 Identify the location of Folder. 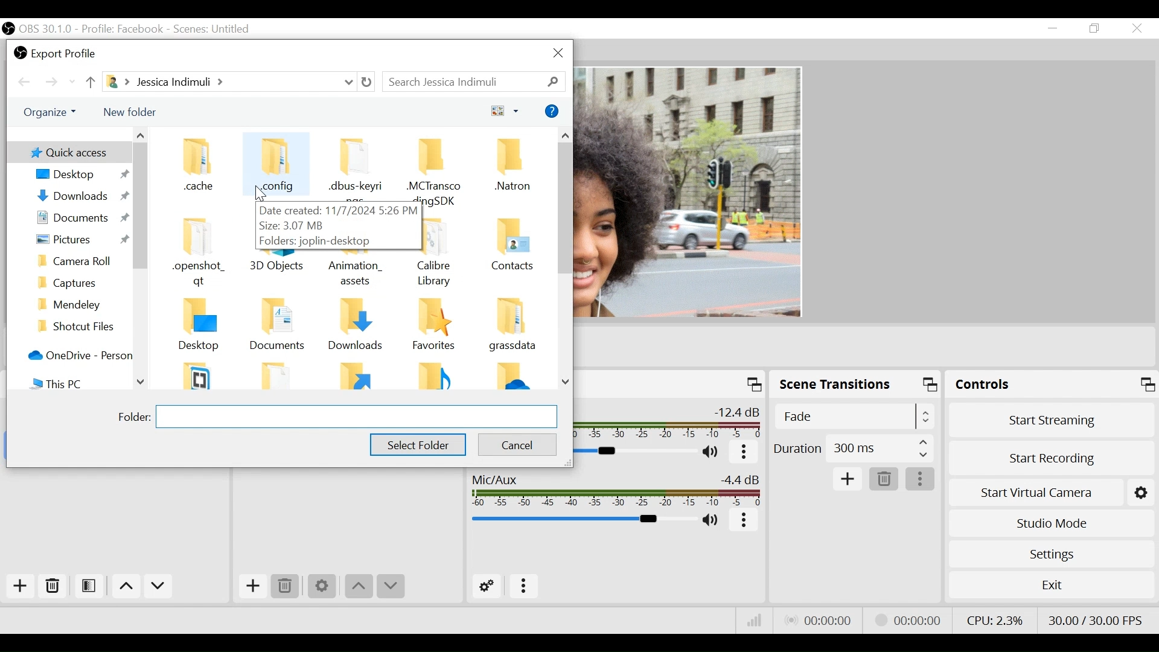
(434, 328).